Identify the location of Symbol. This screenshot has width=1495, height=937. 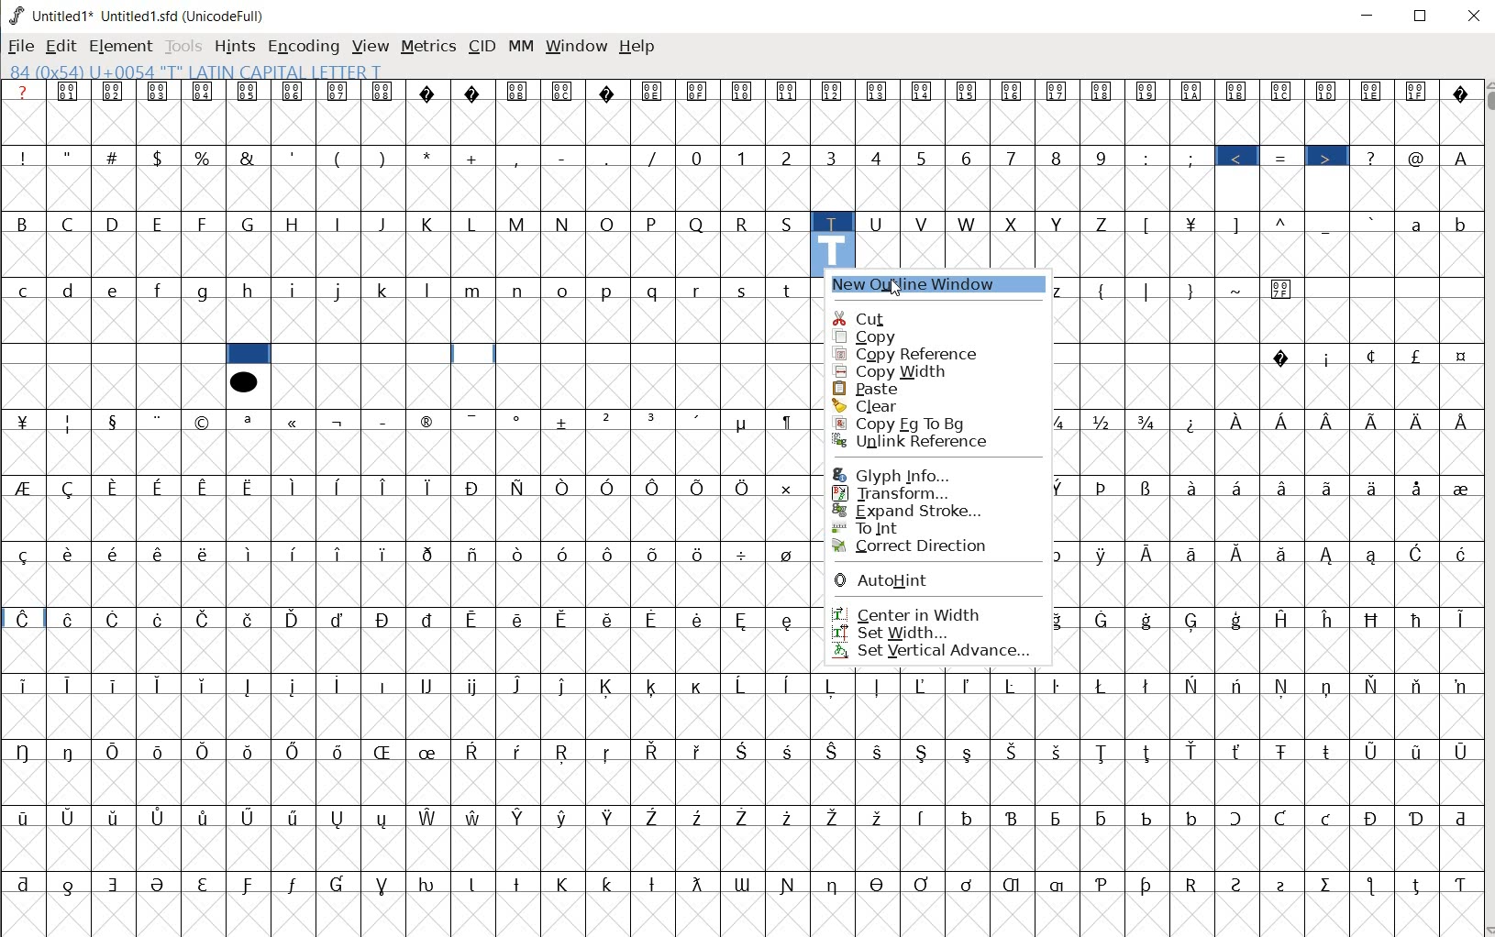
(475, 487).